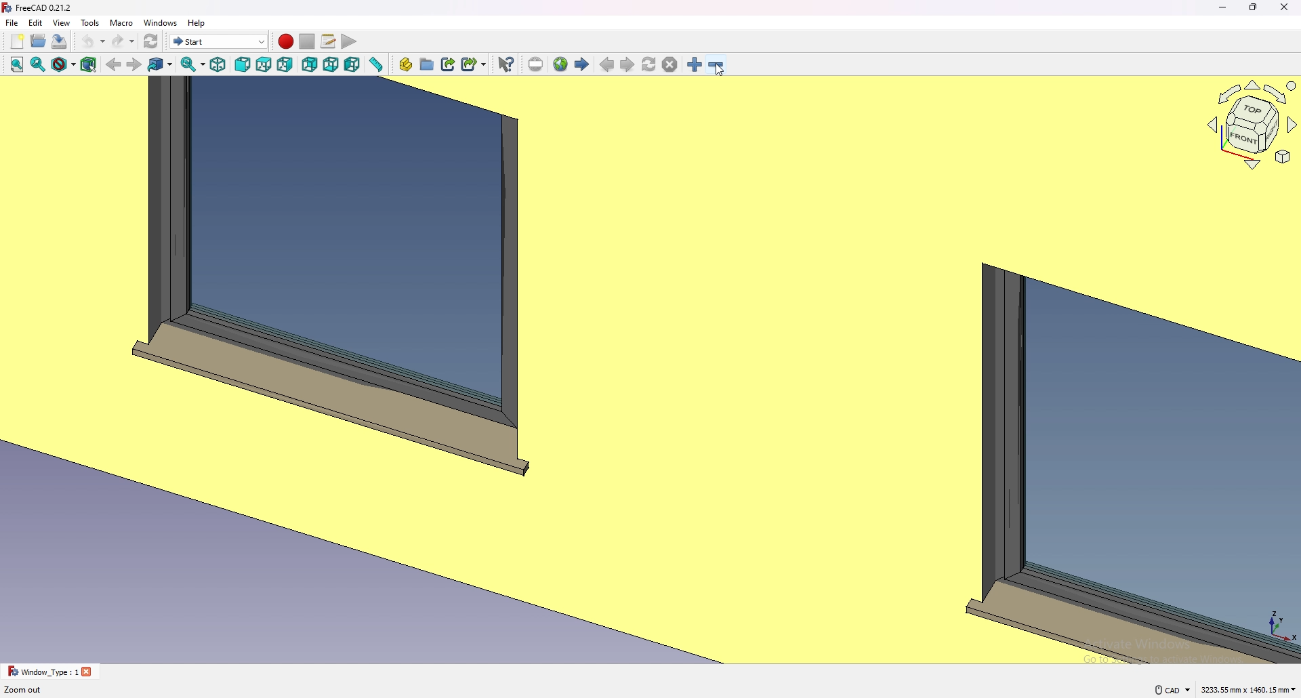 The height and width of the screenshot is (698, 1301). What do you see at coordinates (1250, 124) in the screenshot?
I see `axis indicator` at bounding box center [1250, 124].